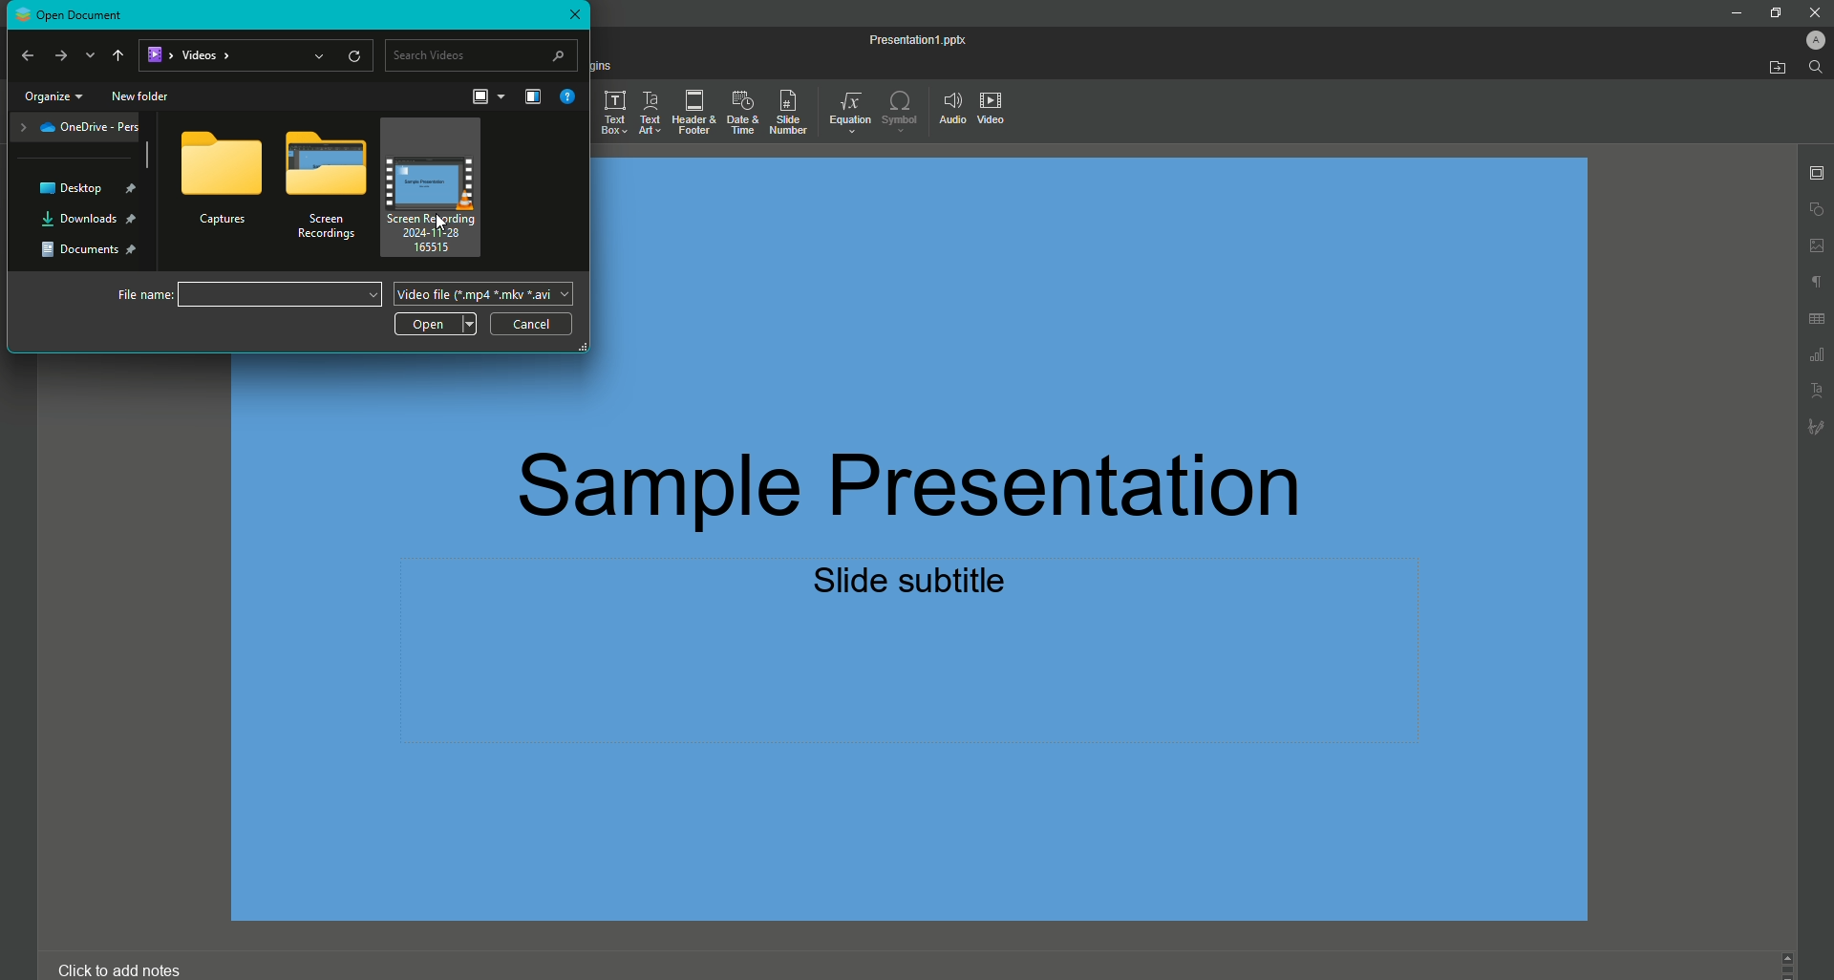  What do you see at coordinates (1815, 209) in the screenshot?
I see `Shape Settings` at bounding box center [1815, 209].